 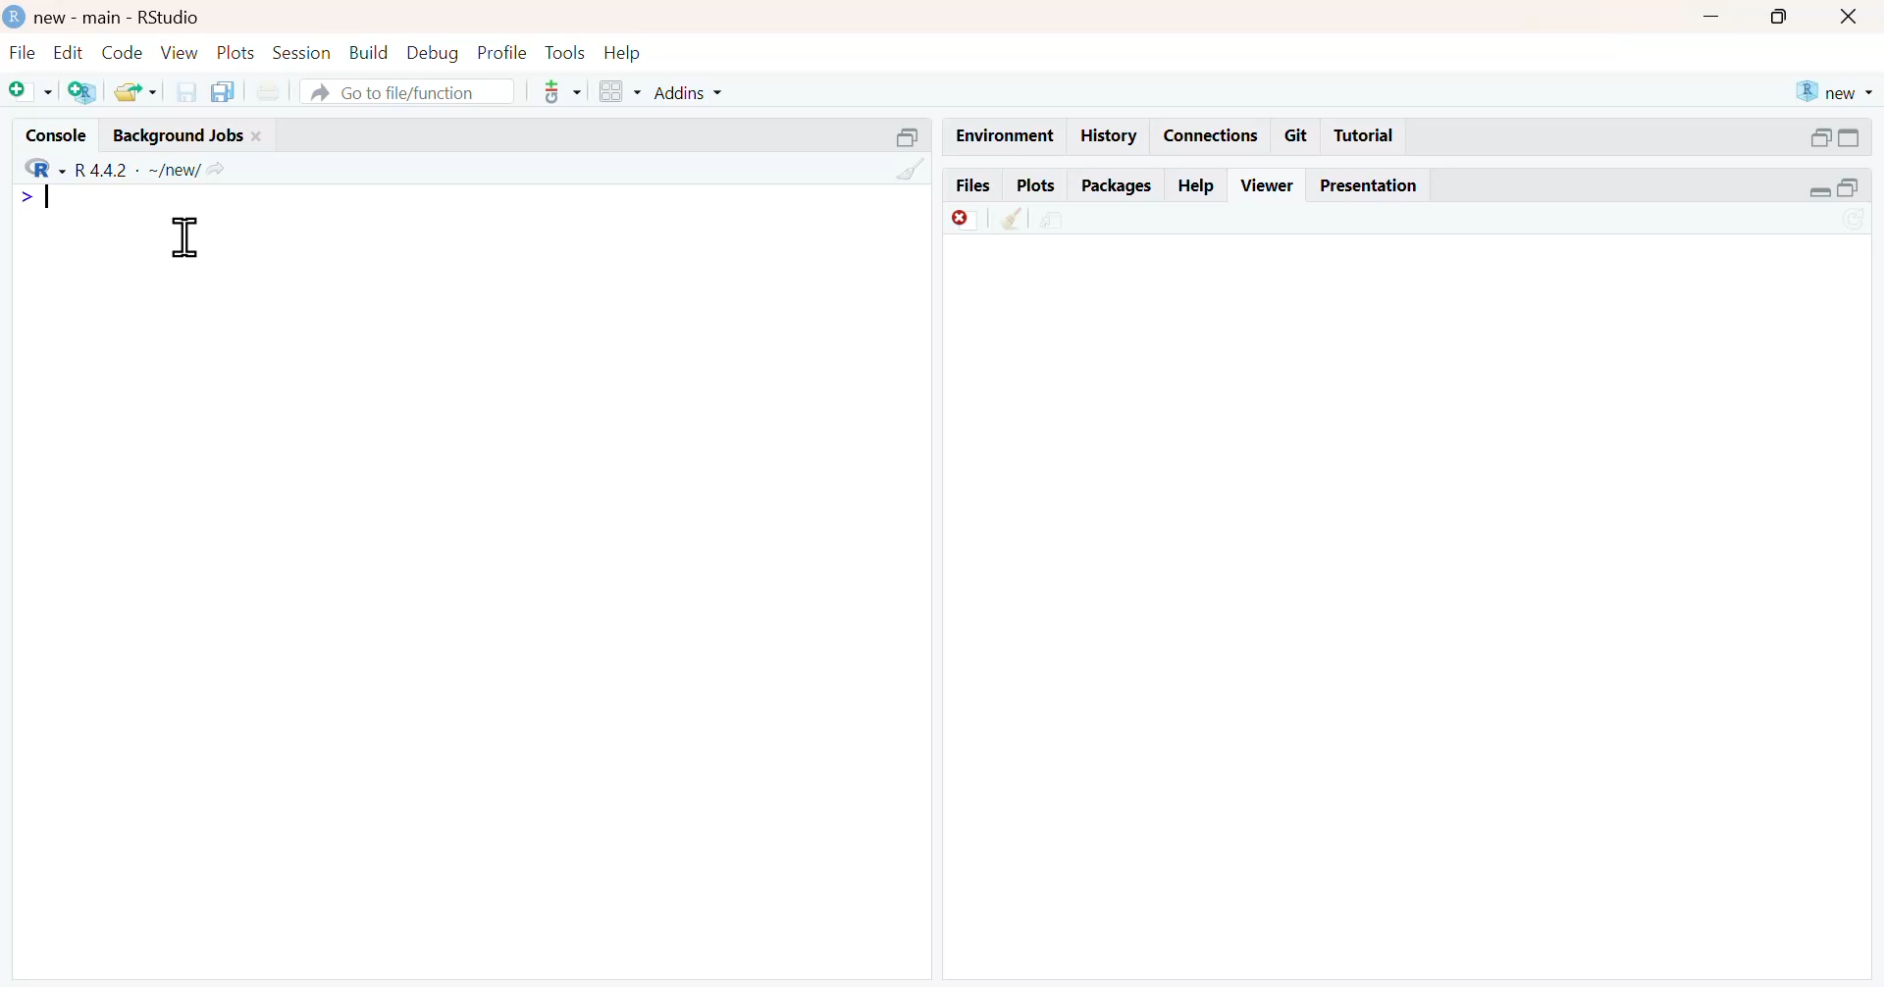 I want to click on tutorial, so click(x=1364, y=138).